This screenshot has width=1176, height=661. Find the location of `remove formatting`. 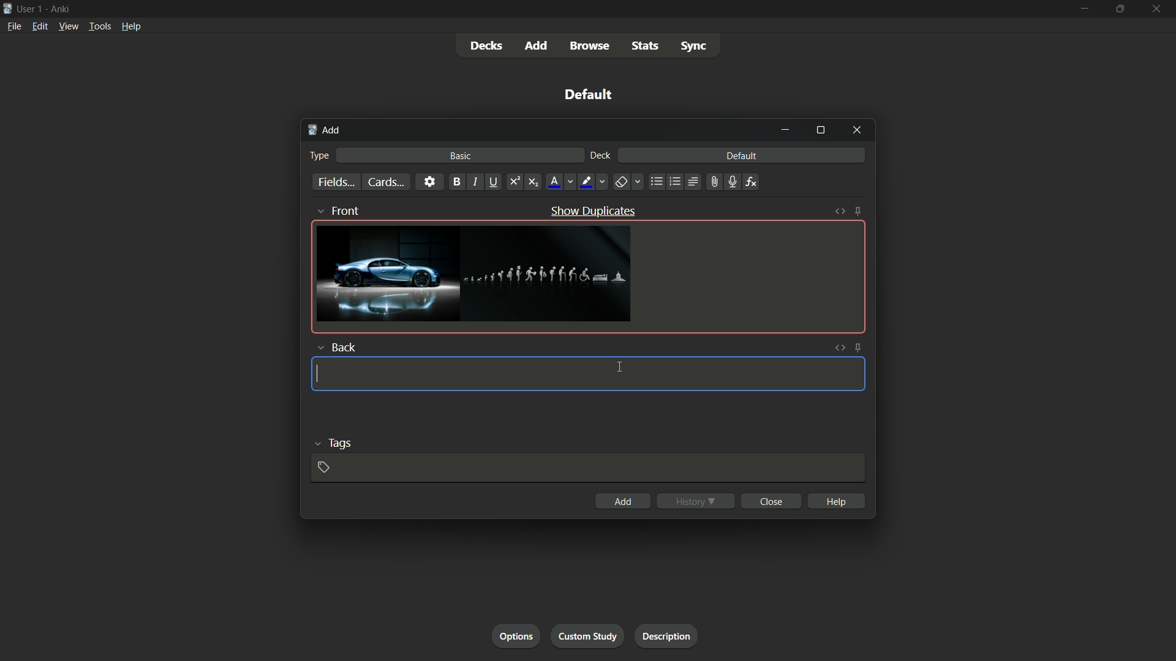

remove formatting is located at coordinates (628, 181).